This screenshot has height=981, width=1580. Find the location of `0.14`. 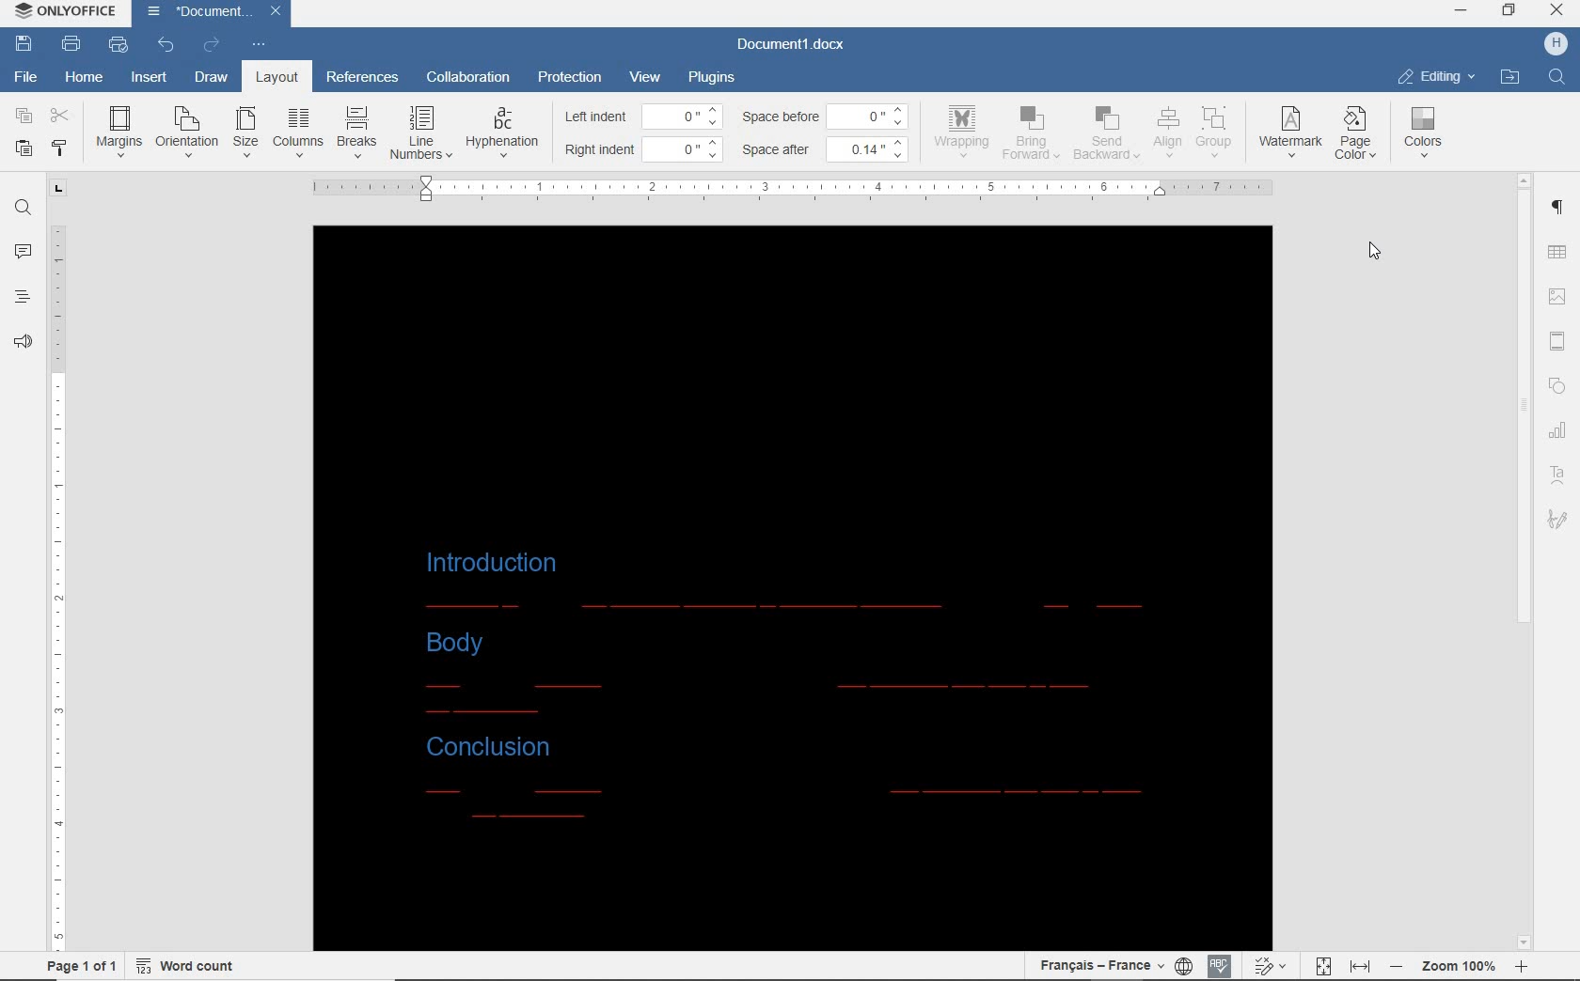

0.14 is located at coordinates (875, 148).